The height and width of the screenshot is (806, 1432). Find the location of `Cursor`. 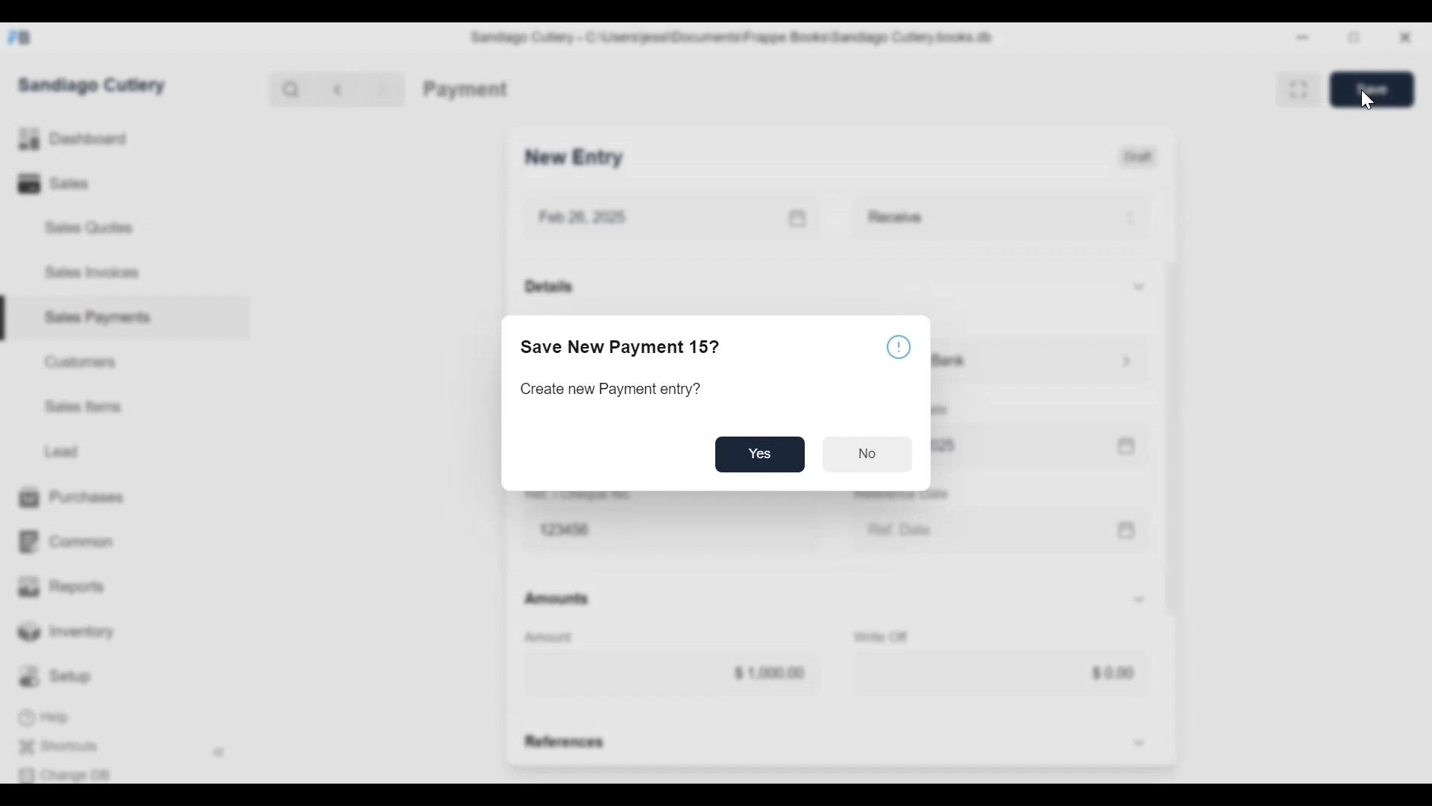

Cursor is located at coordinates (1367, 99).